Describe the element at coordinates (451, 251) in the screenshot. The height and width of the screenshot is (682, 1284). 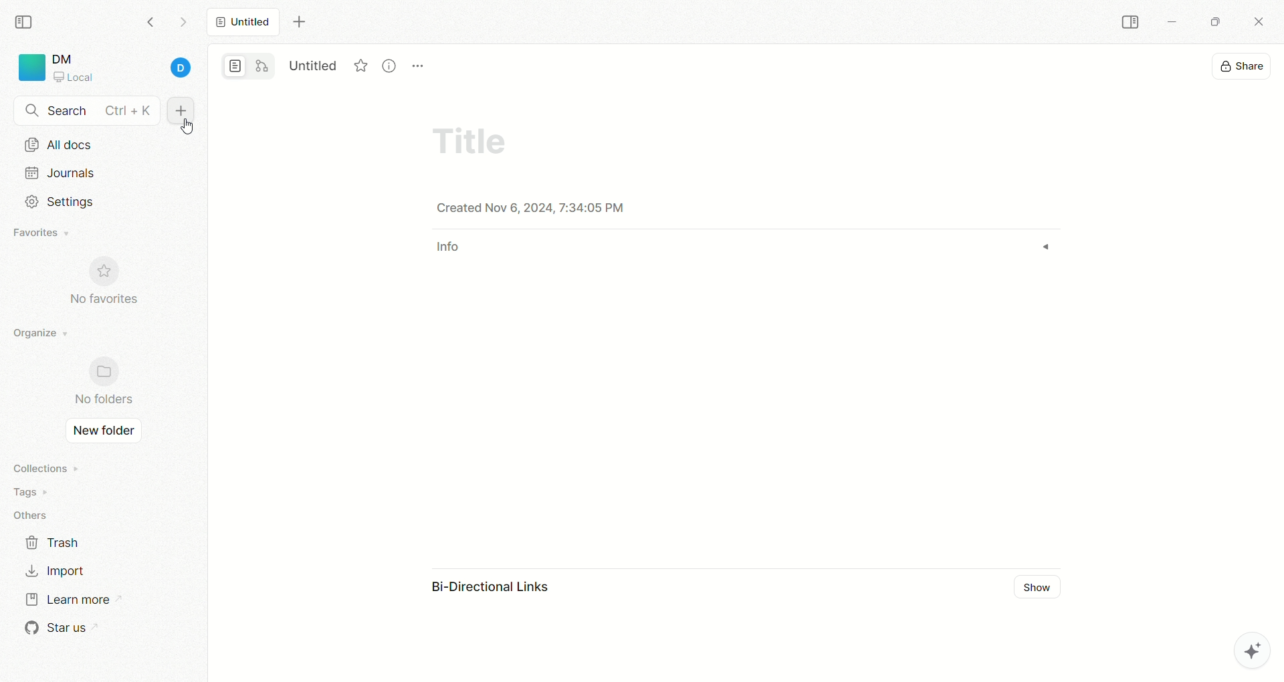
I see `info` at that location.